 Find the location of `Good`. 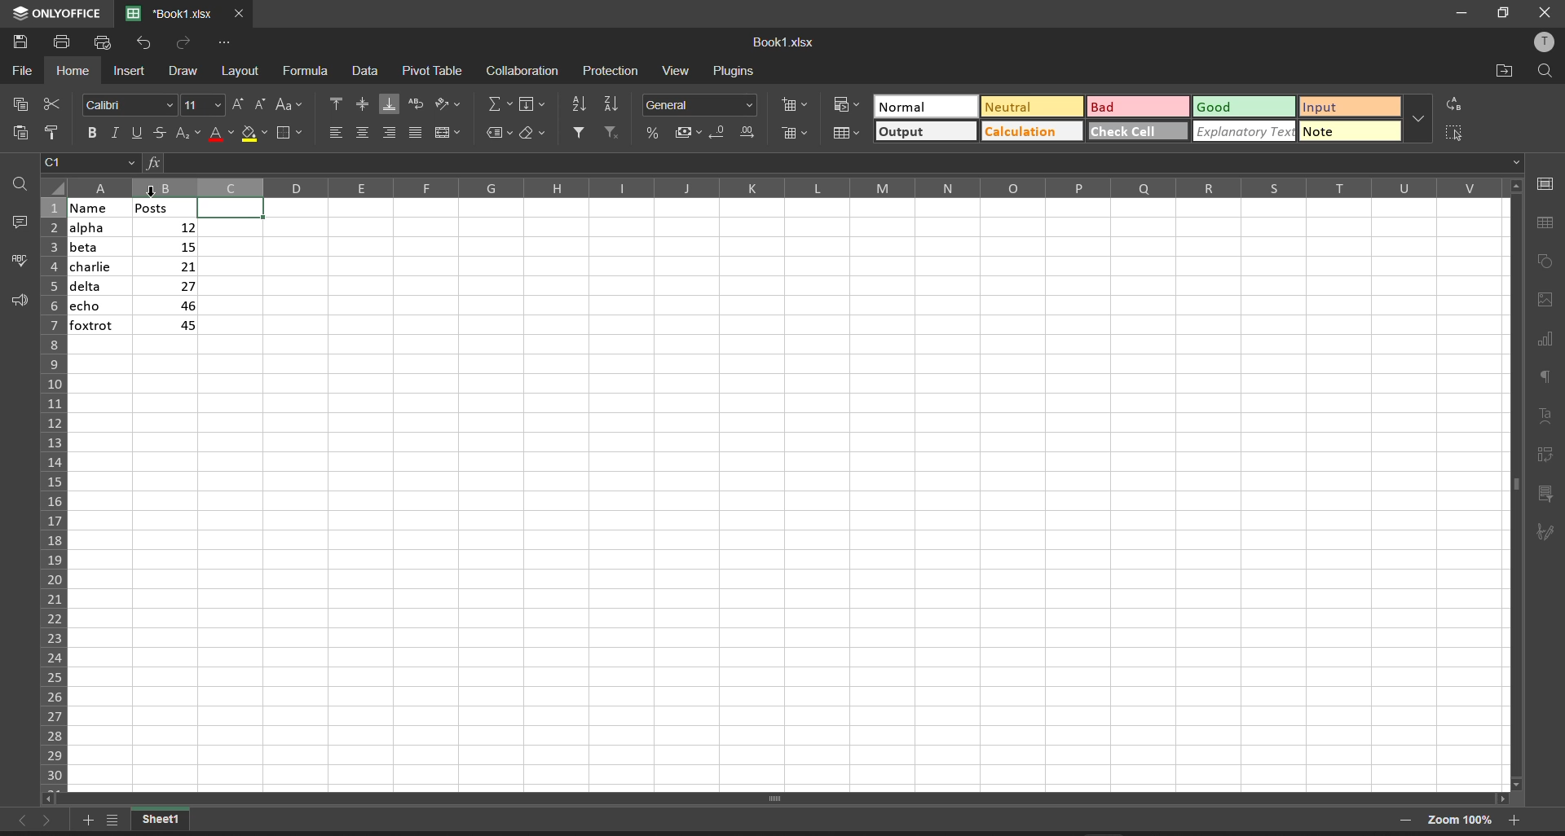

Good is located at coordinates (1217, 106).